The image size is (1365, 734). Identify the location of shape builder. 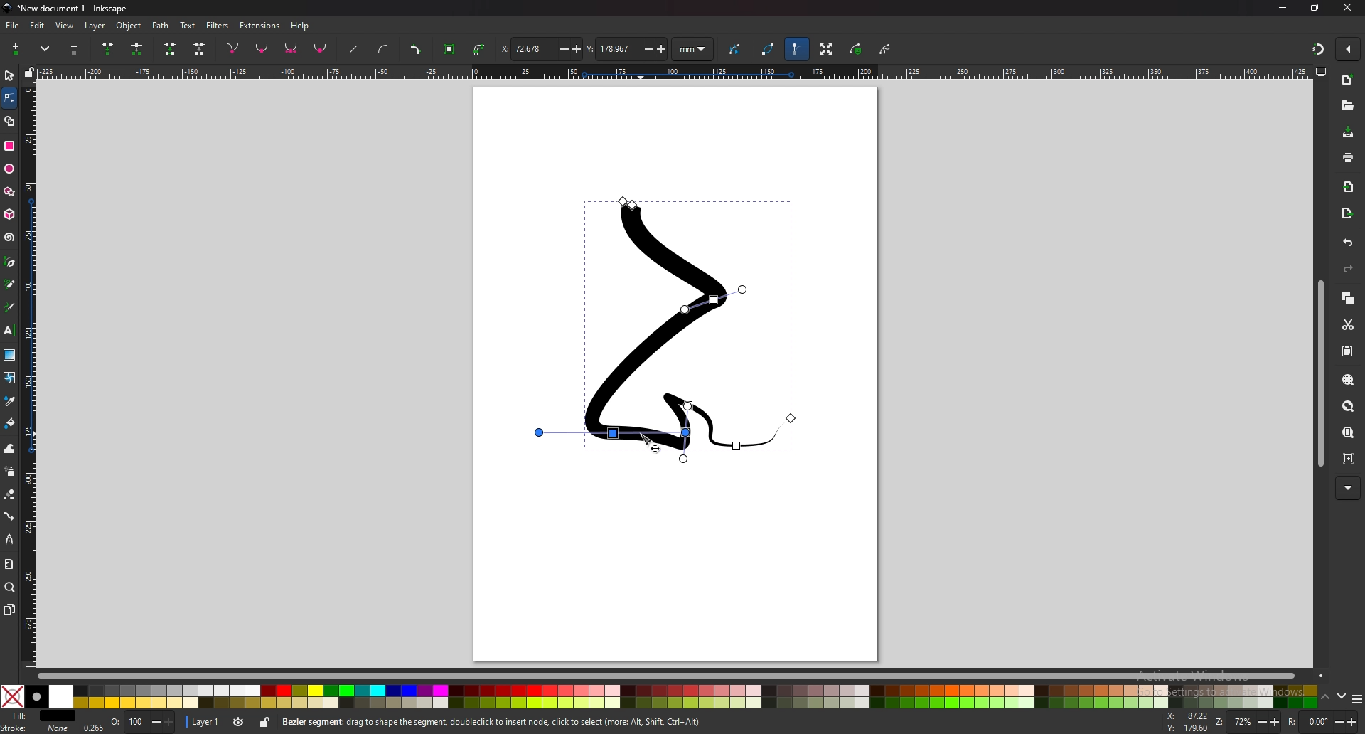
(11, 121).